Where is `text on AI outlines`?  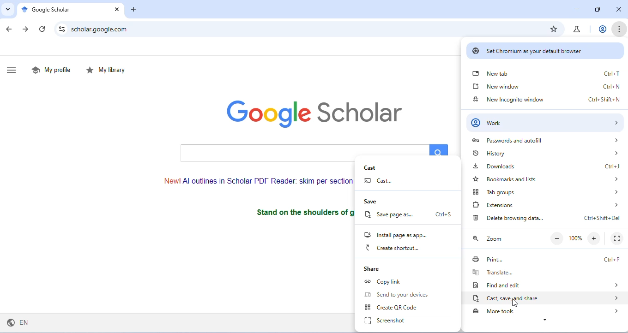
text on AI outlines is located at coordinates (251, 180).